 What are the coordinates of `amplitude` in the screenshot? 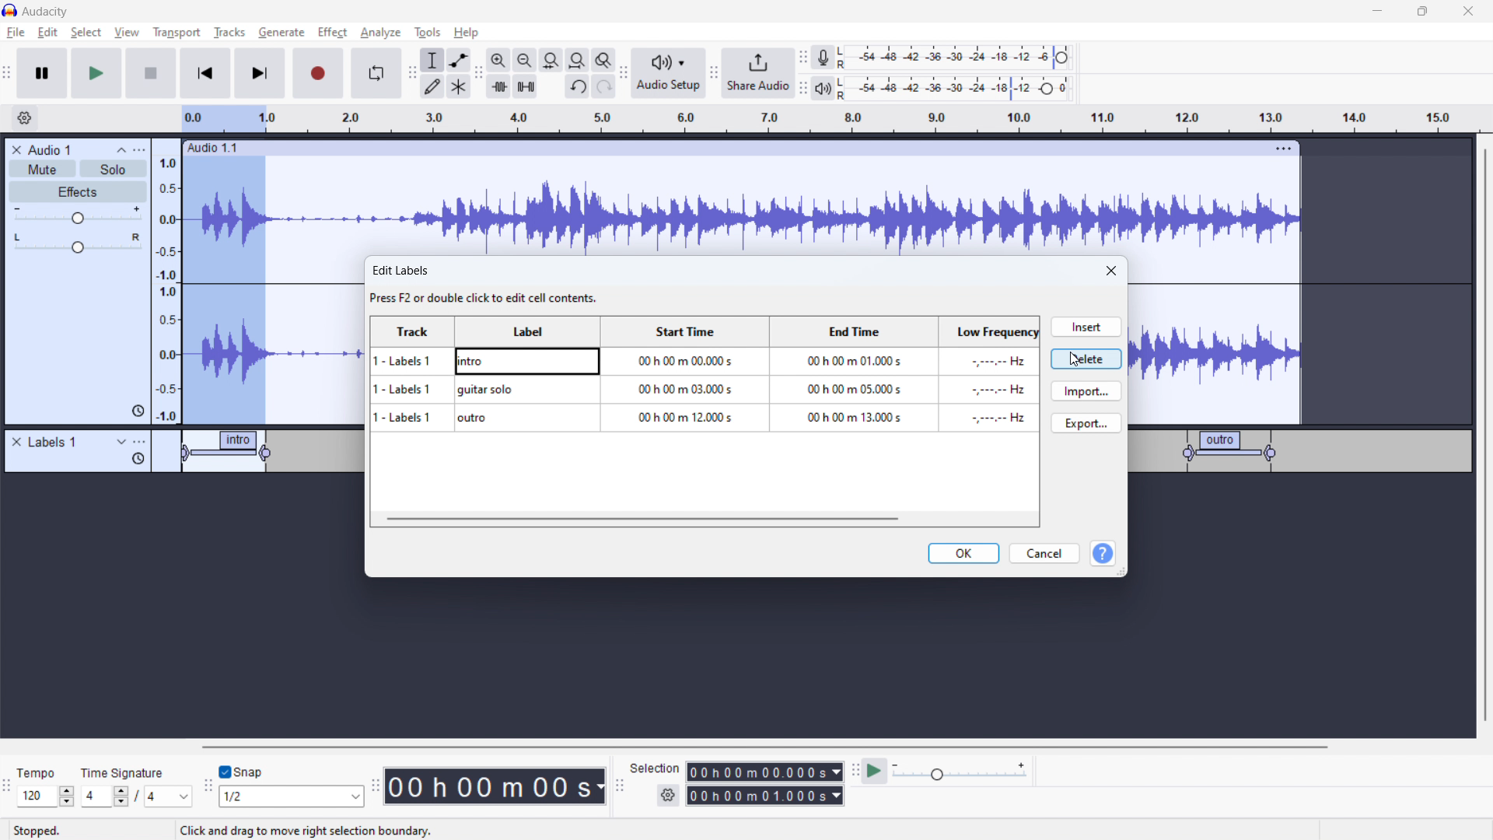 It's located at (167, 281).